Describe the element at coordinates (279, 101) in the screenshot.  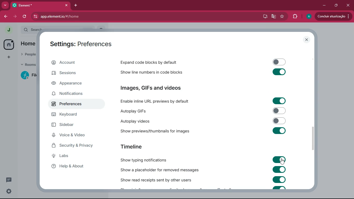
I see `toggle on/off` at that location.